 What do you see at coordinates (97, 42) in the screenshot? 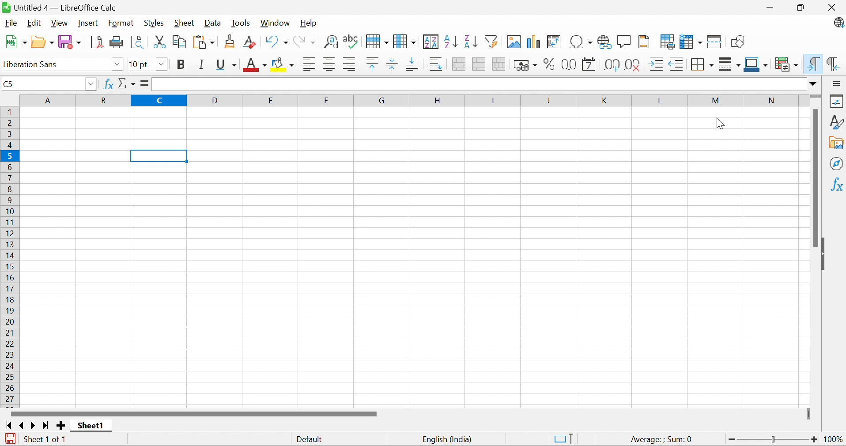
I see `Export as PDF` at bounding box center [97, 42].